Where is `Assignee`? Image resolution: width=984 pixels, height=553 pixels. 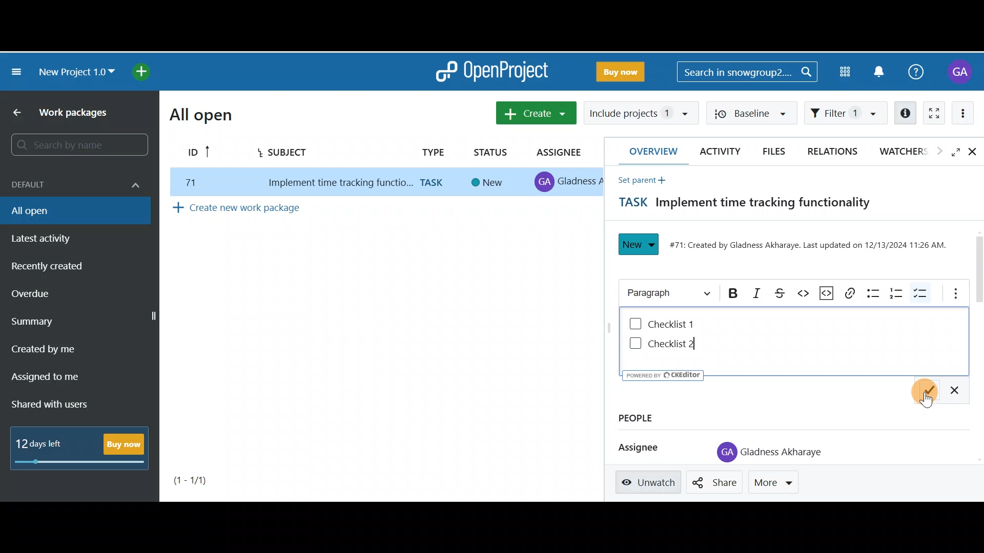 Assignee is located at coordinates (634, 446).